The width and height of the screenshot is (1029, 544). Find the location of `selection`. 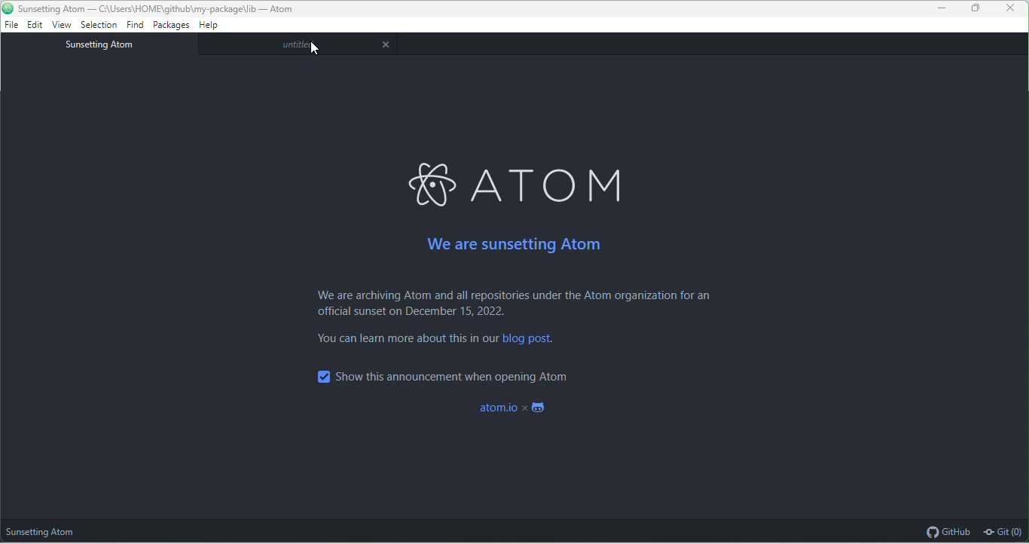

selection is located at coordinates (99, 26).